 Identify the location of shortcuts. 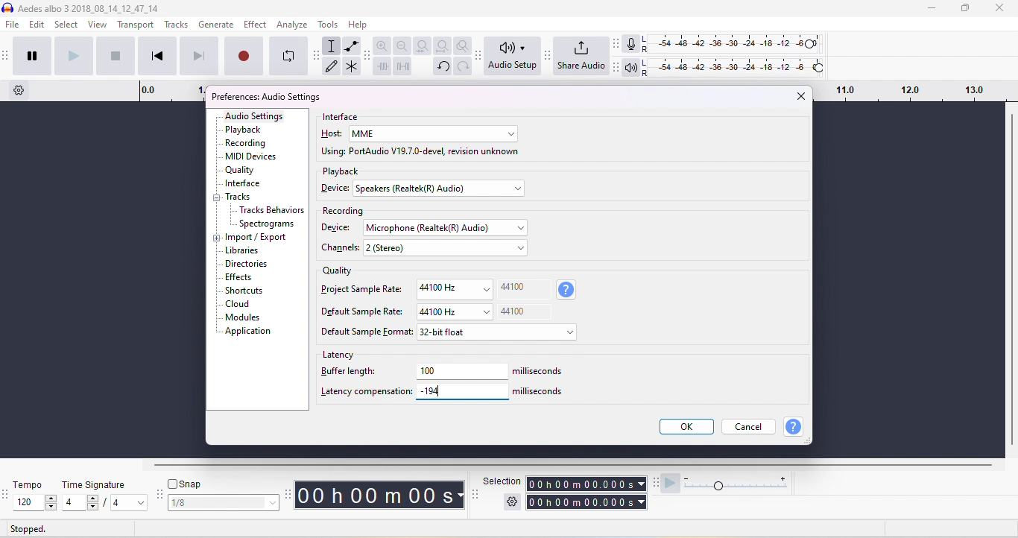
(244, 291).